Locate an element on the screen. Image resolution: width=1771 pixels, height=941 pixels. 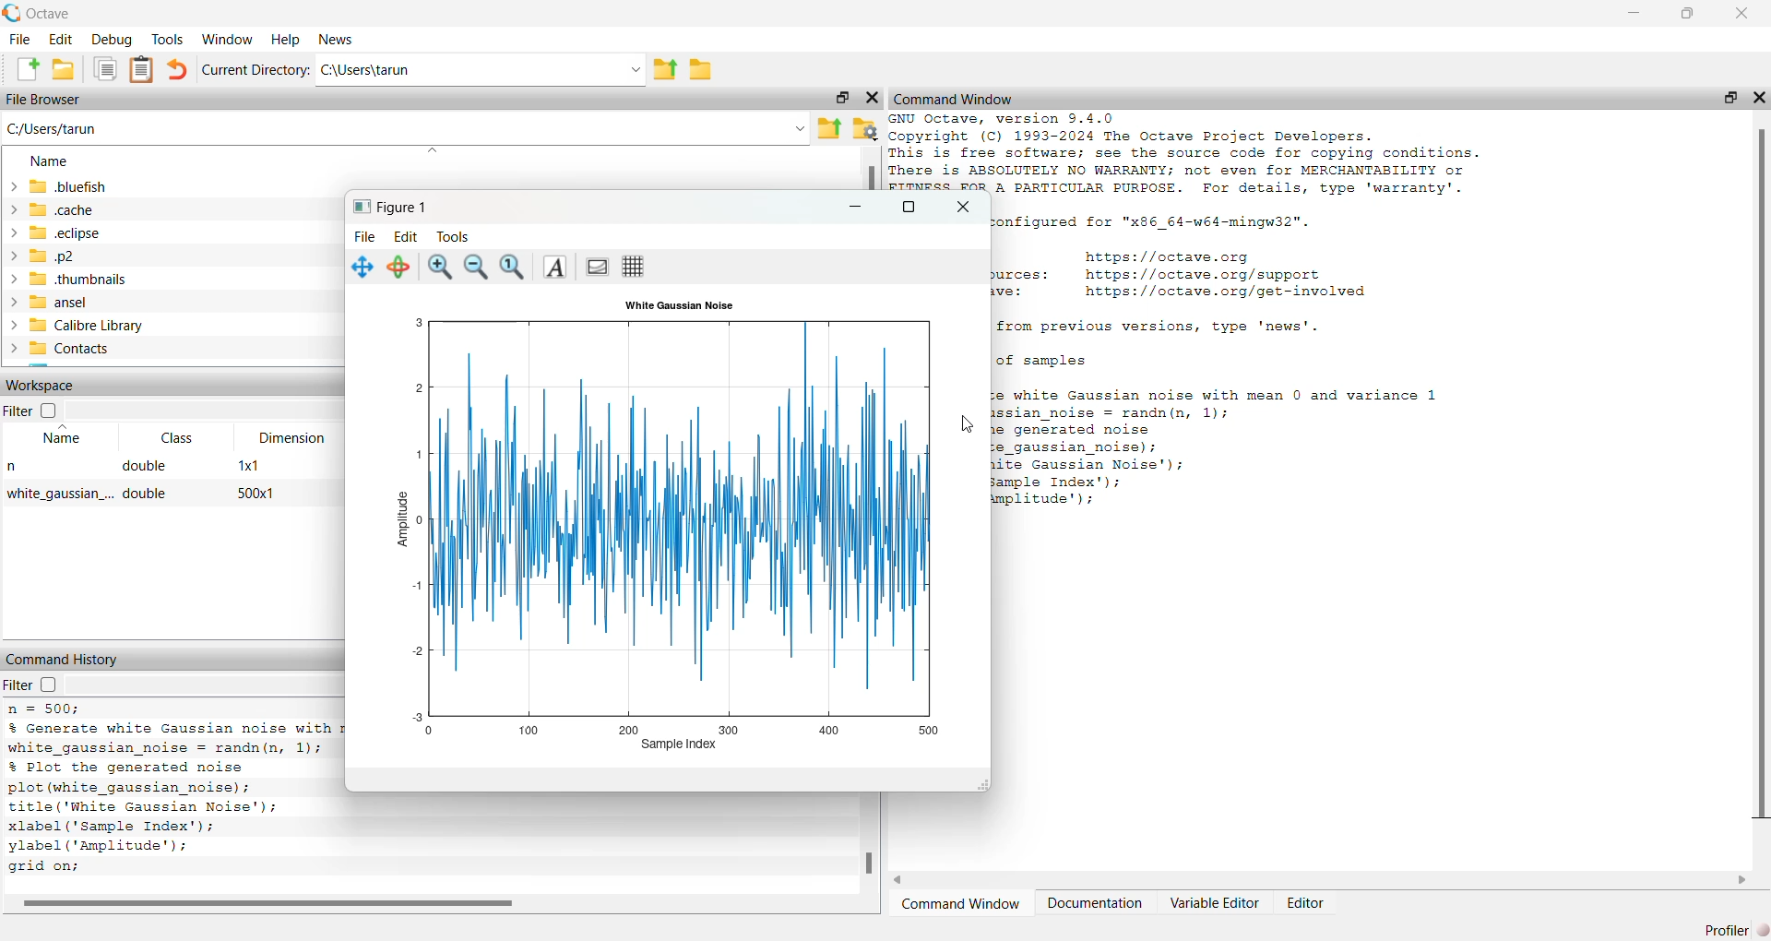
minimize is located at coordinates (853, 208).